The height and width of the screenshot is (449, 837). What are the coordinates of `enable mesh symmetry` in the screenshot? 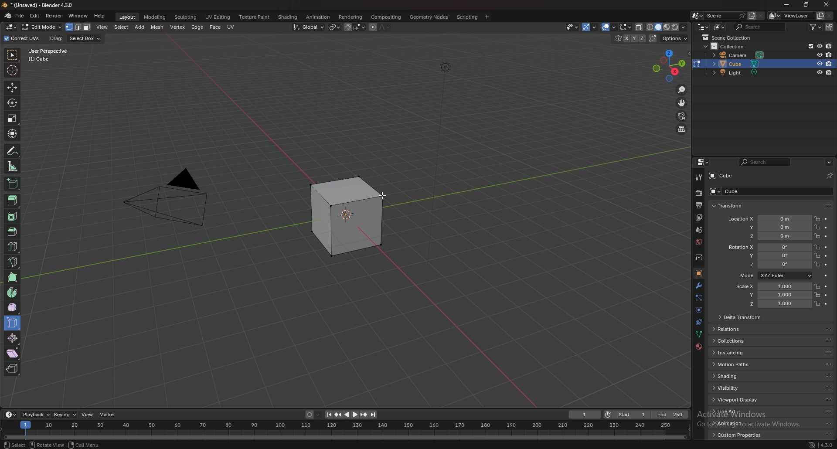 It's located at (629, 39).